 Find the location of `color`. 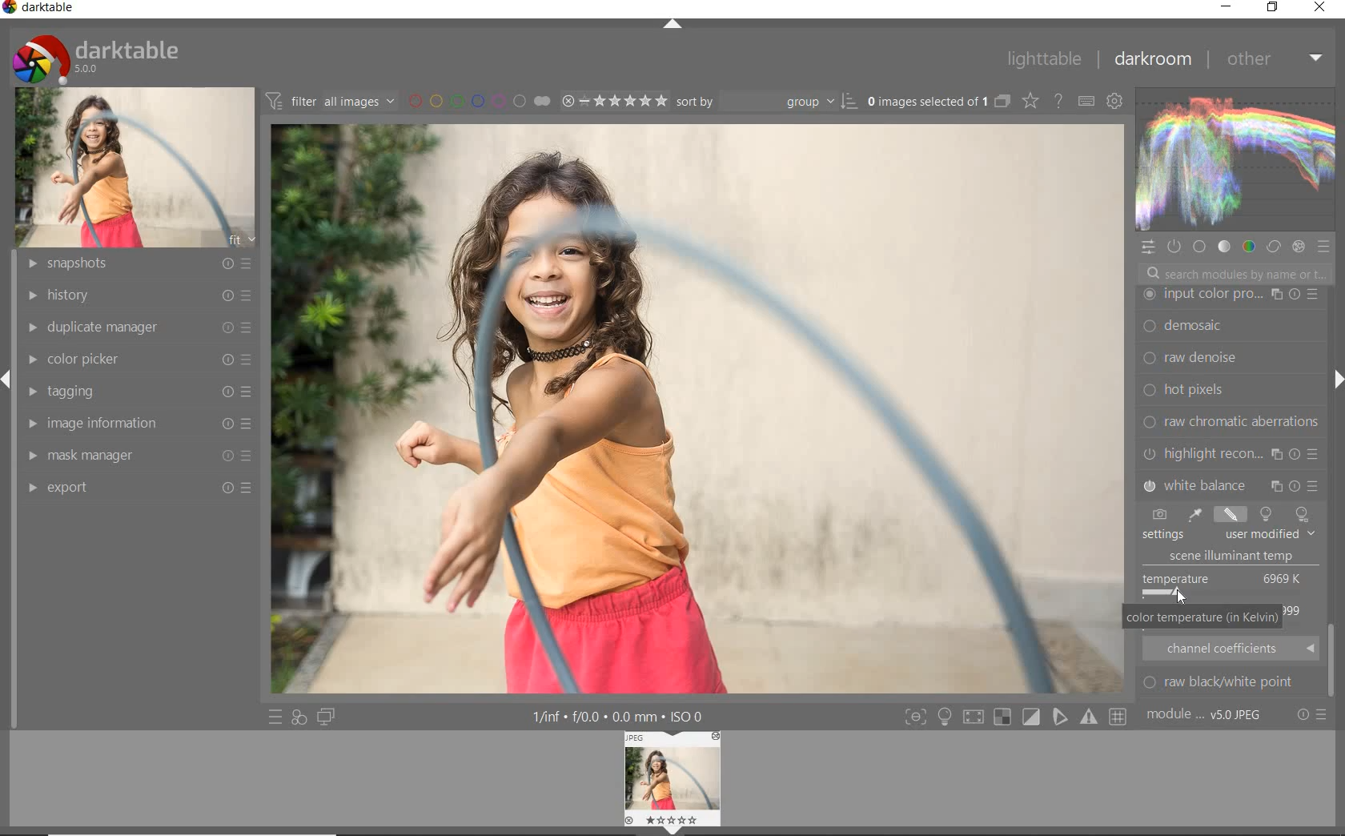

color is located at coordinates (1247, 246).